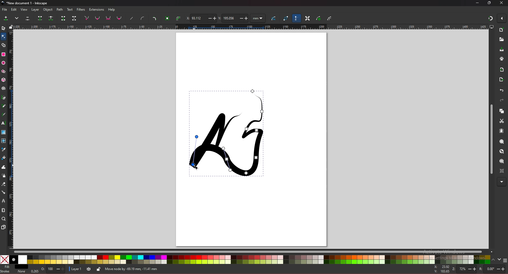  I want to click on y coordinate, so click(233, 18).